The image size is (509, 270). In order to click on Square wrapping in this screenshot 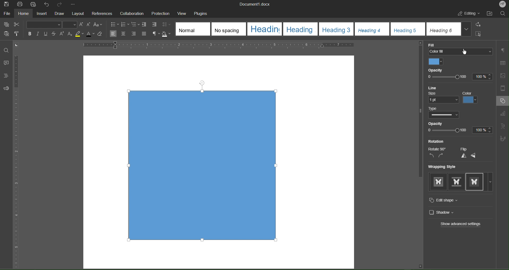, I will do `click(456, 183)`.